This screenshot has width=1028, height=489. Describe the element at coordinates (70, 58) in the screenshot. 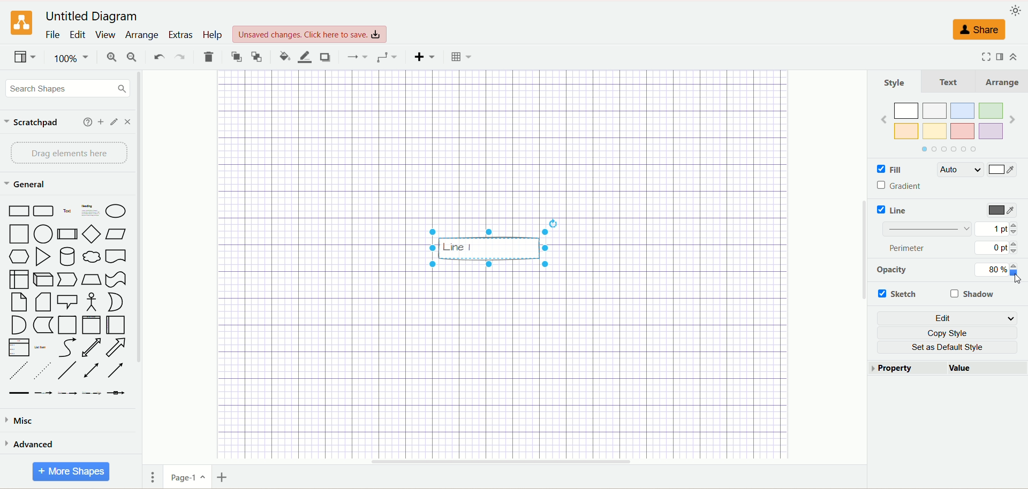

I see `100%` at that location.